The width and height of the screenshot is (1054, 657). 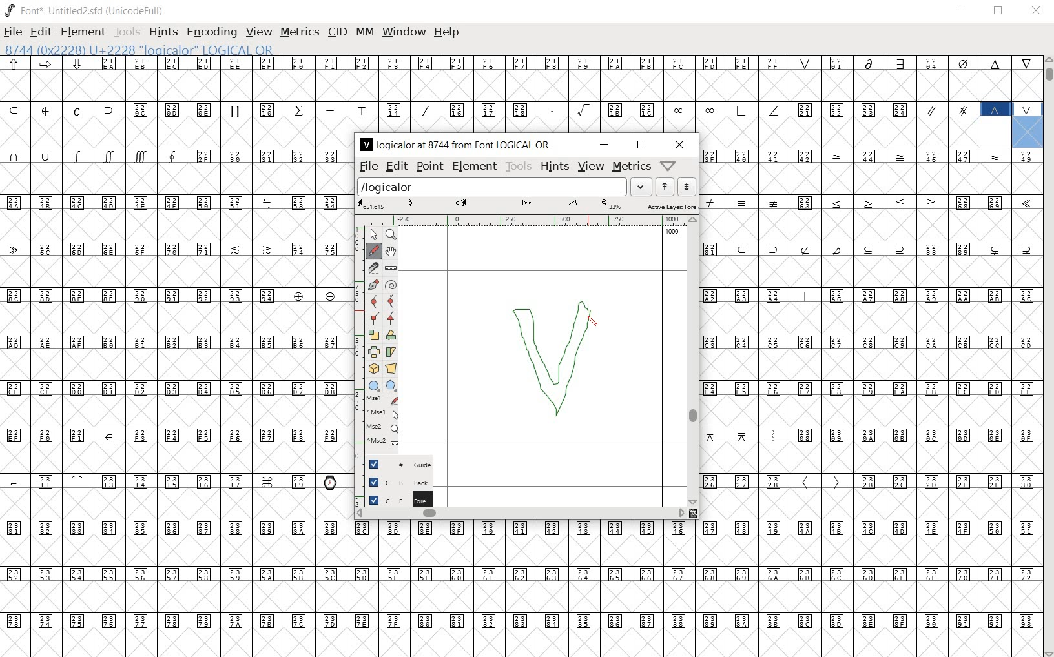 I want to click on cid, so click(x=336, y=32).